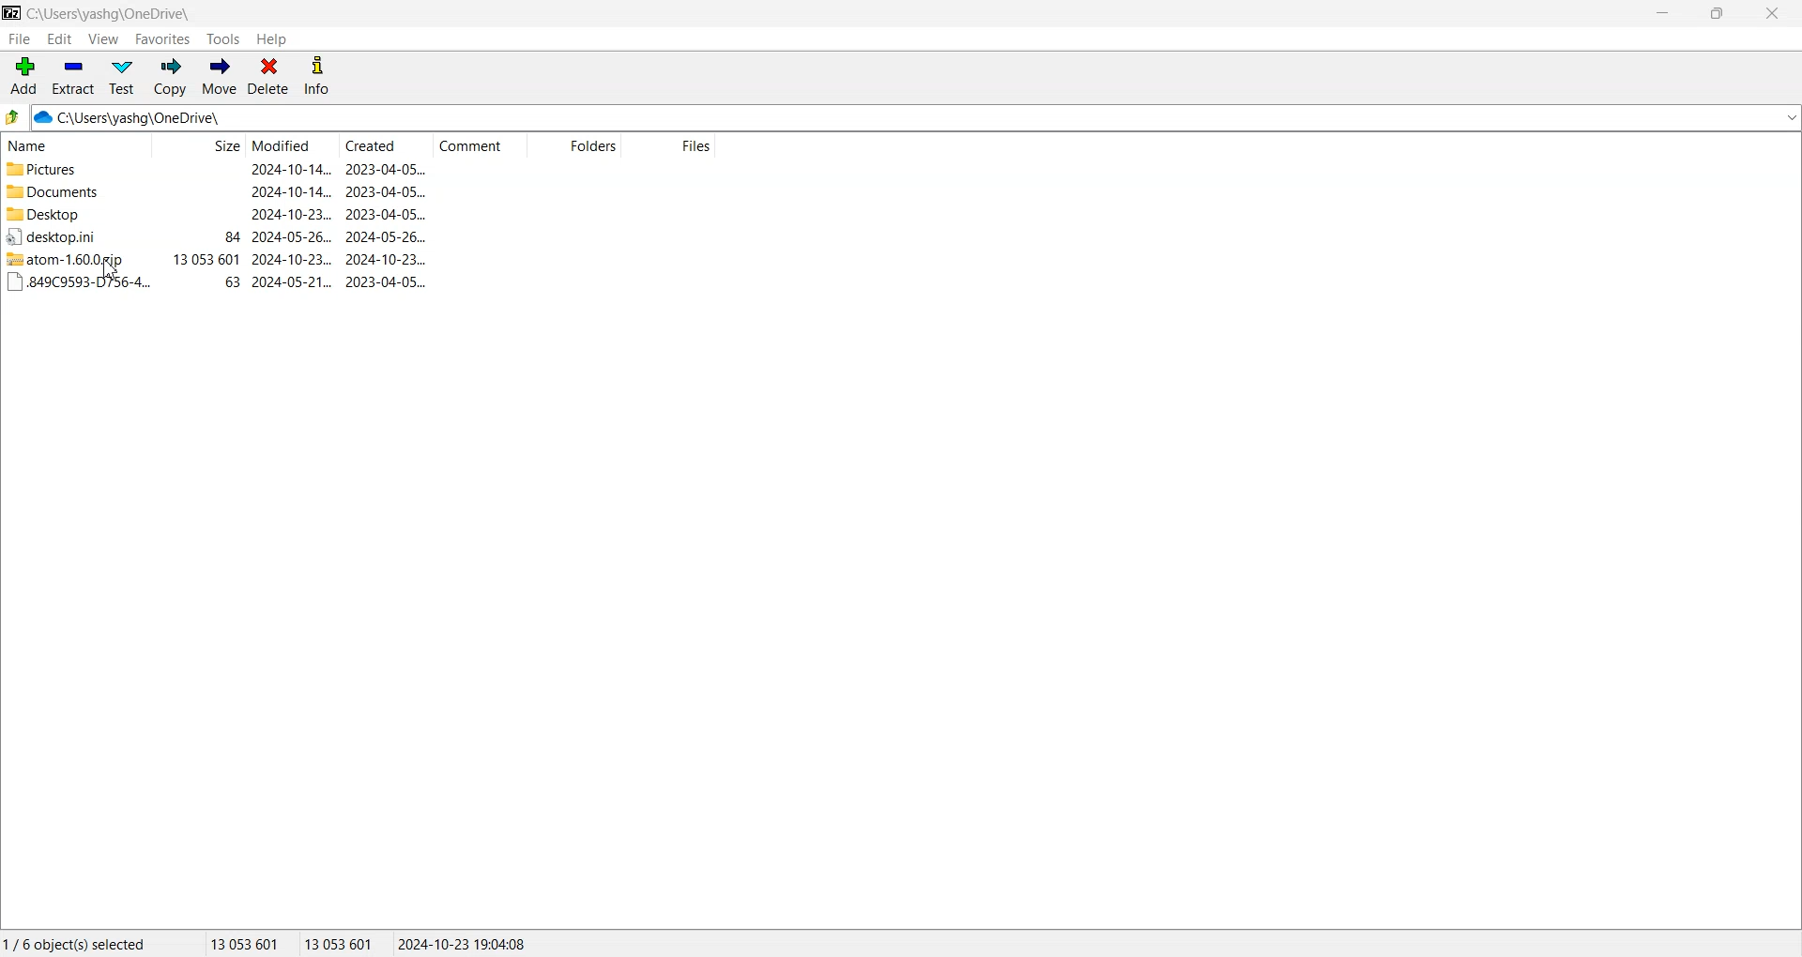  Describe the element at coordinates (386, 281) in the screenshot. I see `2023-04-05` at that location.